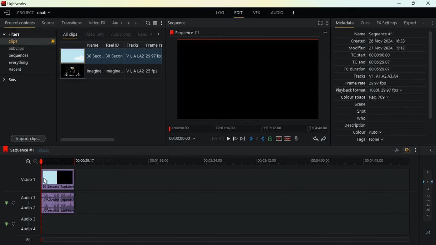 This screenshot has height=245, width=436. I want to click on close, so click(428, 3).